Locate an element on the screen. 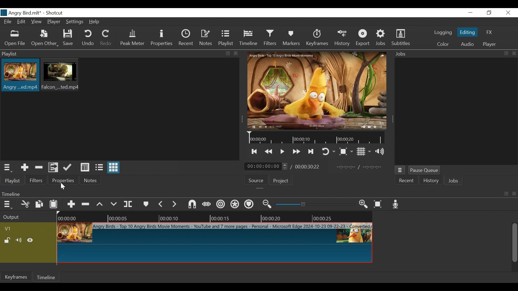  Playlist Panel is located at coordinates (120, 54).